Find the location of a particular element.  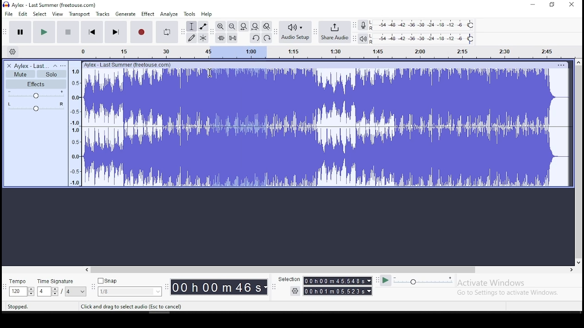

effects is located at coordinates (35, 84).